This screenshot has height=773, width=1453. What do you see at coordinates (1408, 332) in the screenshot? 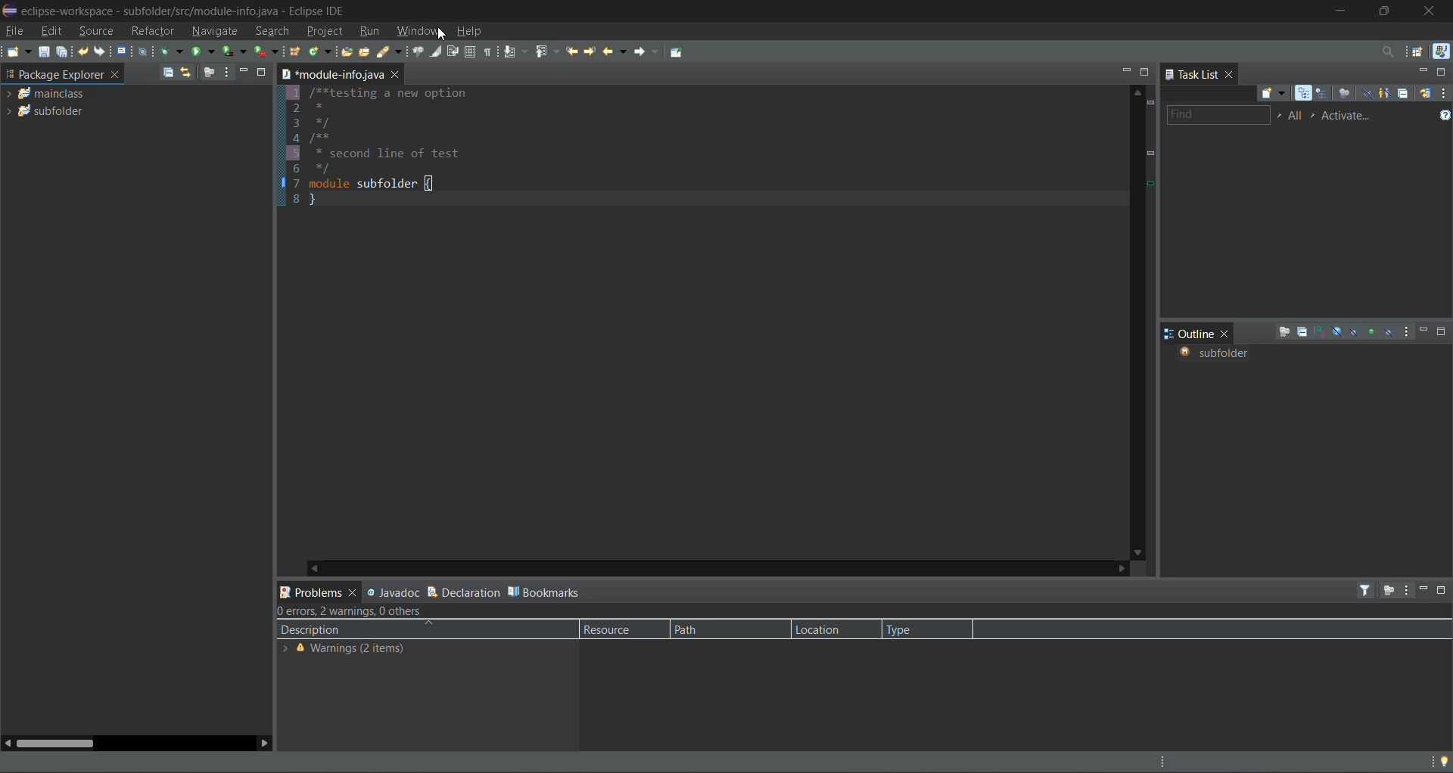
I see `VIEW MENU` at bounding box center [1408, 332].